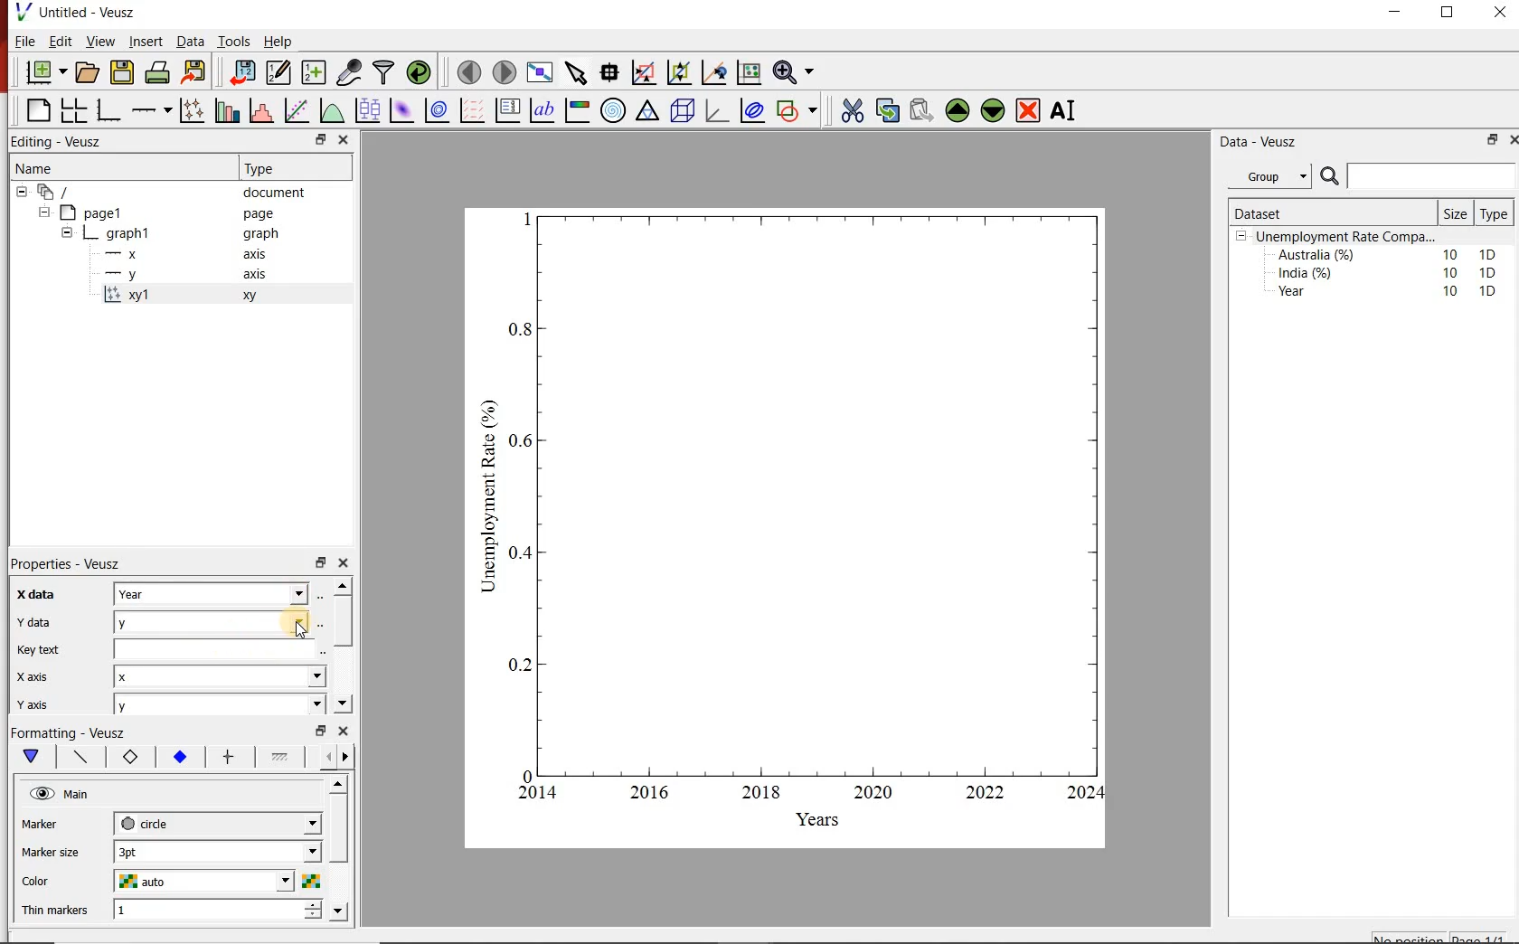 The width and height of the screenshot is (1519, 944). What do you see at coordinates (1067, 110) in the screenshot?
I see `rename the widgets` at bounding box center [1067, 110].